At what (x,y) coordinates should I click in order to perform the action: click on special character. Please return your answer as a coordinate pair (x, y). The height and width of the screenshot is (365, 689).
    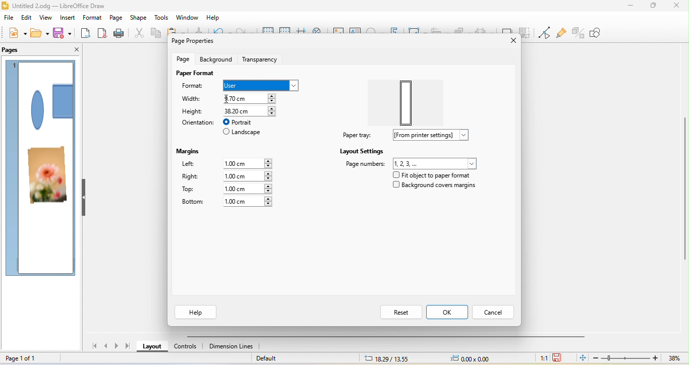
    Looking at the image, I should click on (376, 31).